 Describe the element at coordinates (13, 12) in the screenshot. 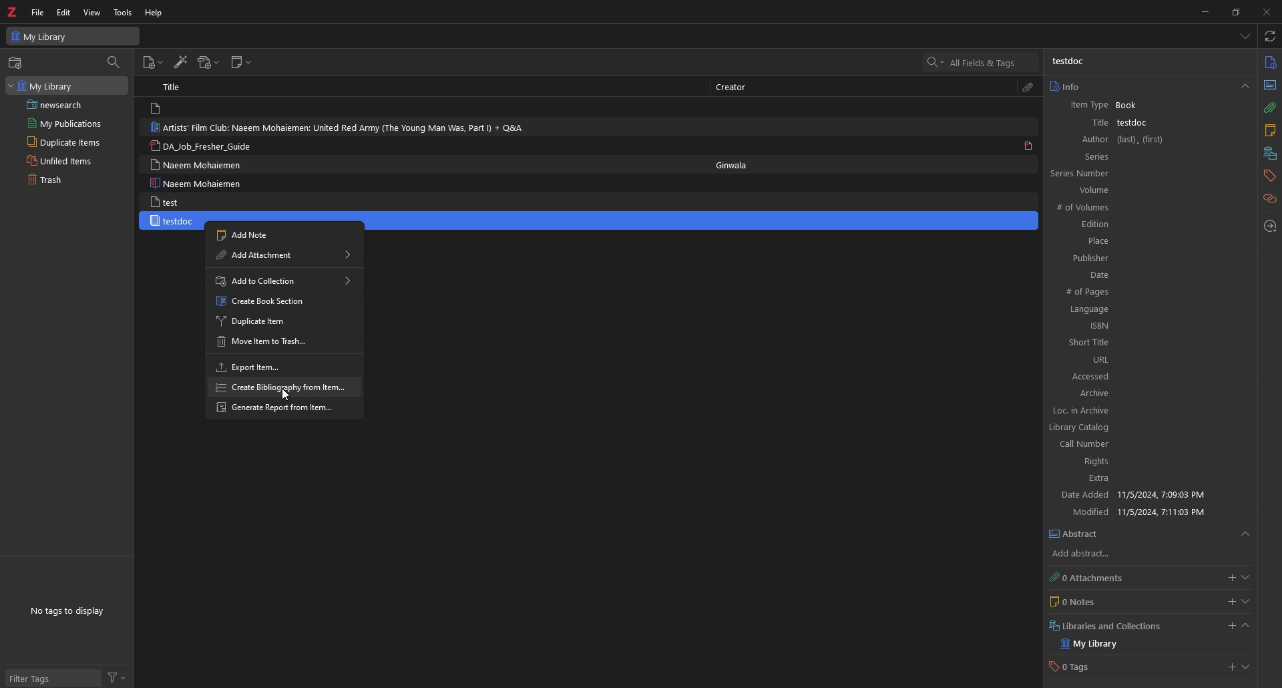

I see `logo` at that location.